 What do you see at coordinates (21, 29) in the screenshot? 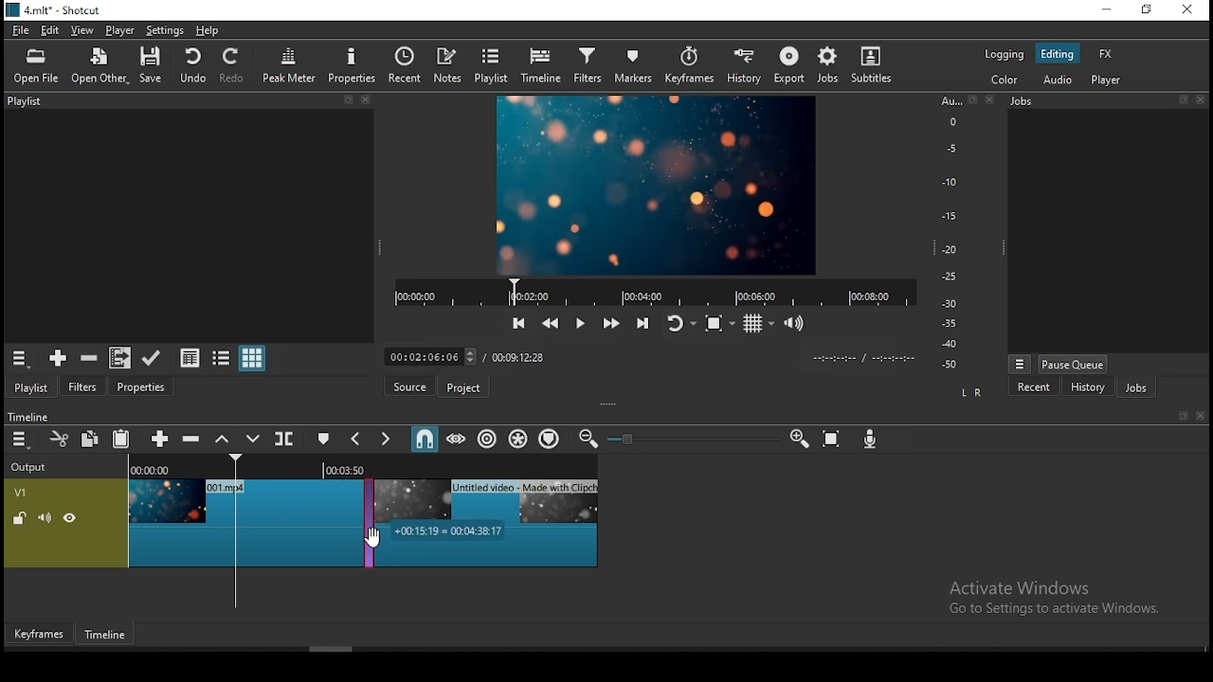
I see `file` at bounding box center [21, 29].